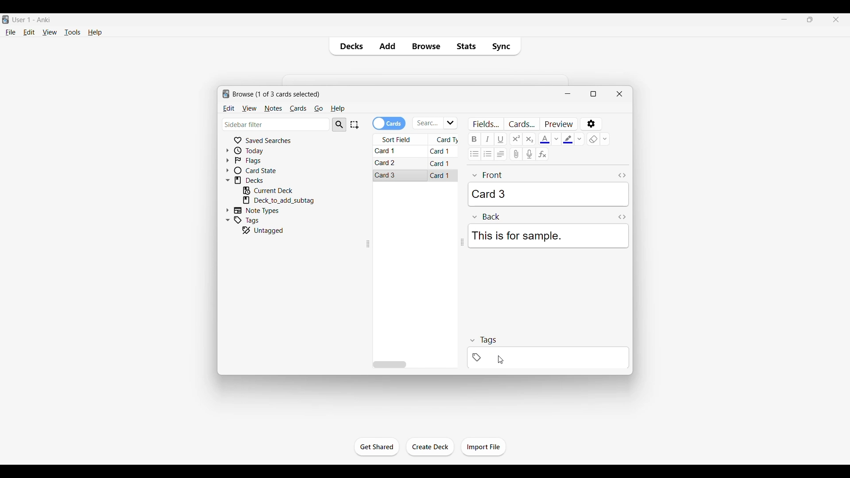 Image resolution: width=850 pixels, height=478 pixels. I want to click on Cards menu, so click(298, 109).